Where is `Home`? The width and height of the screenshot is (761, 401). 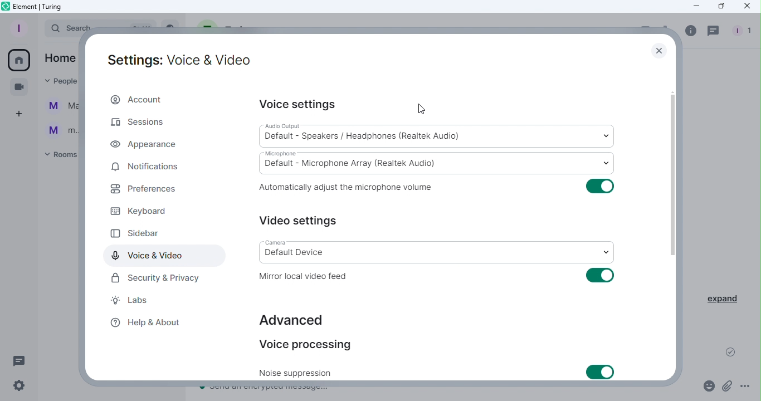 Home is located at coordinates (61, 58).